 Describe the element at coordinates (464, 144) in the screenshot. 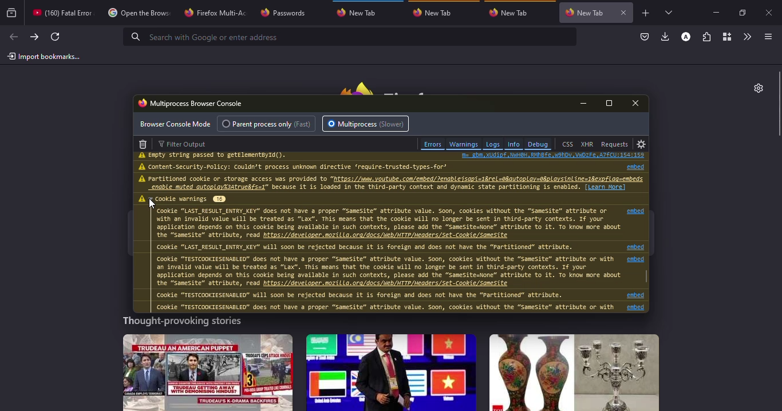

I see `warnings` at that location.